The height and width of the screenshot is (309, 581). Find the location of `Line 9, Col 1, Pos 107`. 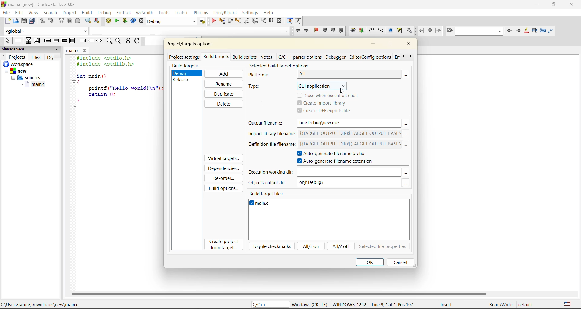

Line 9, Col 1, Pos 107 is located at coordinates (392, 305).